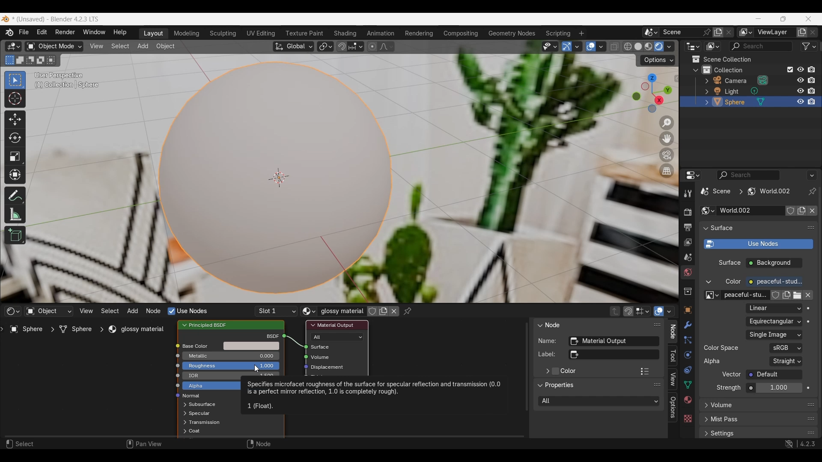 The width and height of the screenshot is (822, 462). I want to click on Overlays, so click(669, 311).